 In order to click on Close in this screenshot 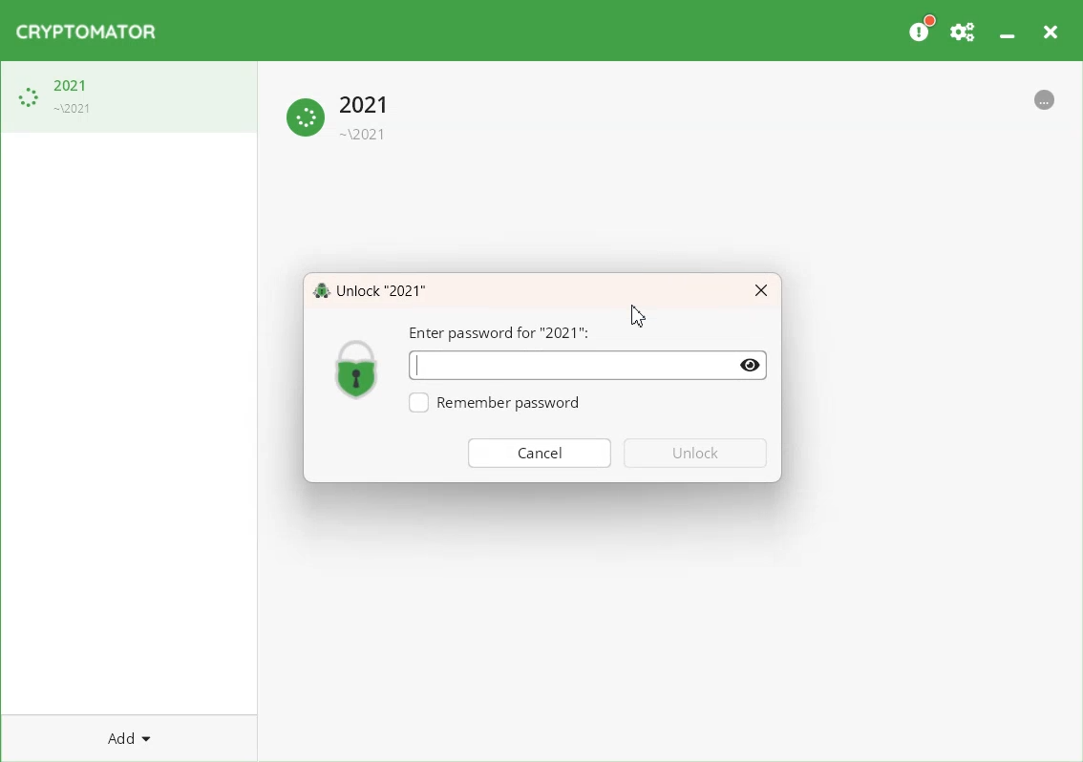, I will do `click(1050, 29)`.